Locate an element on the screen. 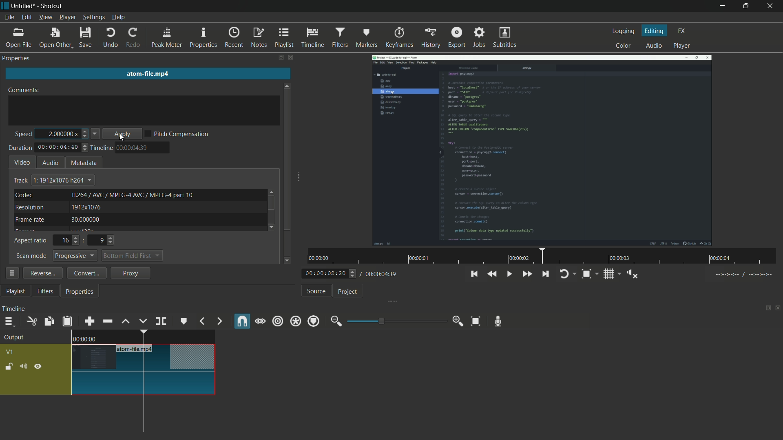  scroll bar is located at coordinates (271, 203).